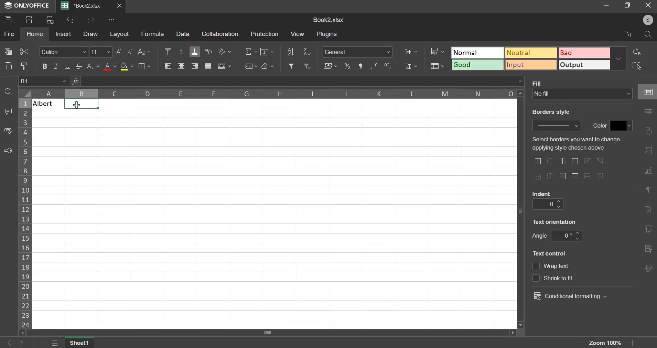  Describe the element at coordinates (538, 236) in the screenshot. I see `angle` at that location.